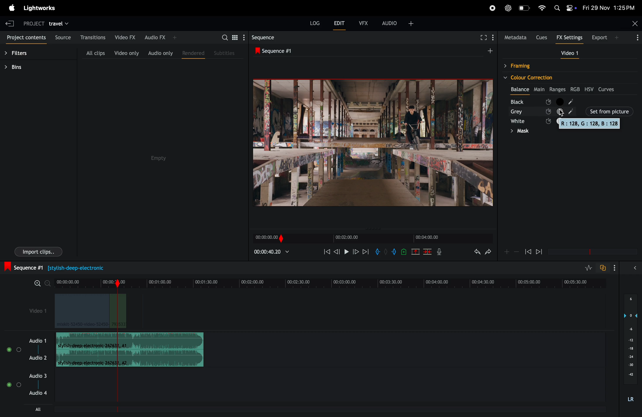  I want to click on sequence #1, so click(372, 50).